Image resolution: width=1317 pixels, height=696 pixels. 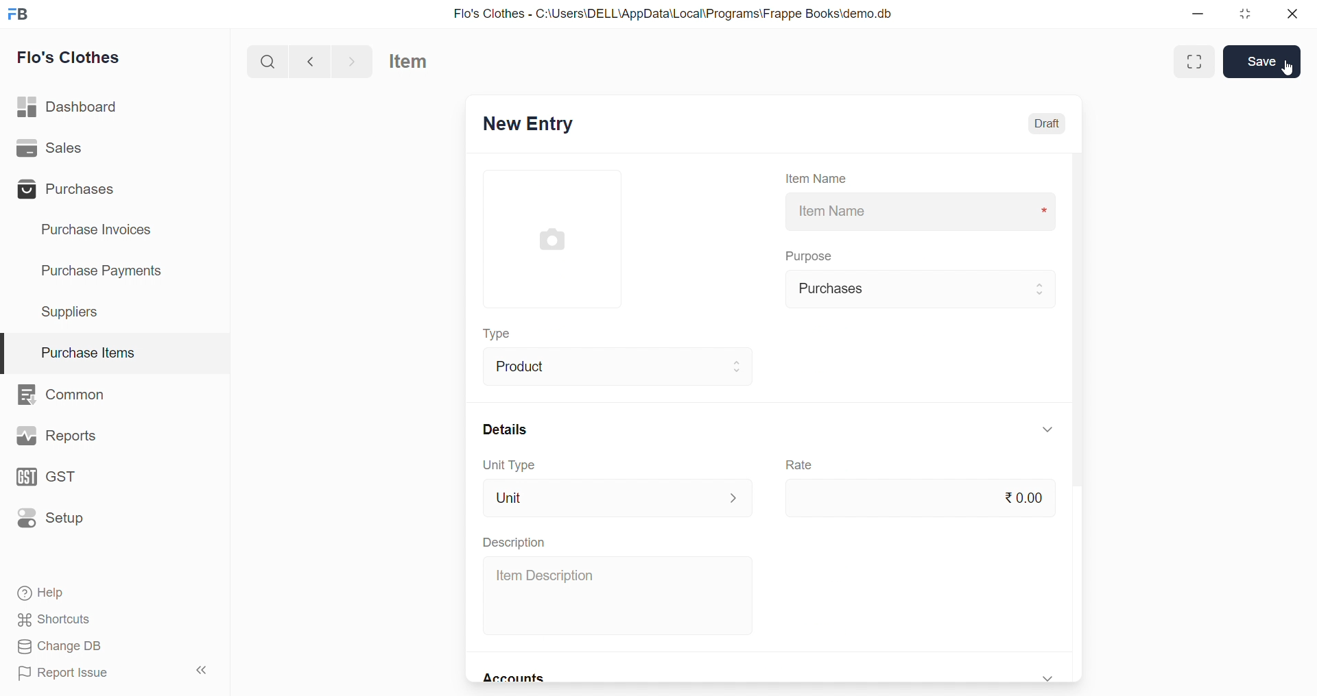 I want to click on Save, so click(x=1262, y=62).